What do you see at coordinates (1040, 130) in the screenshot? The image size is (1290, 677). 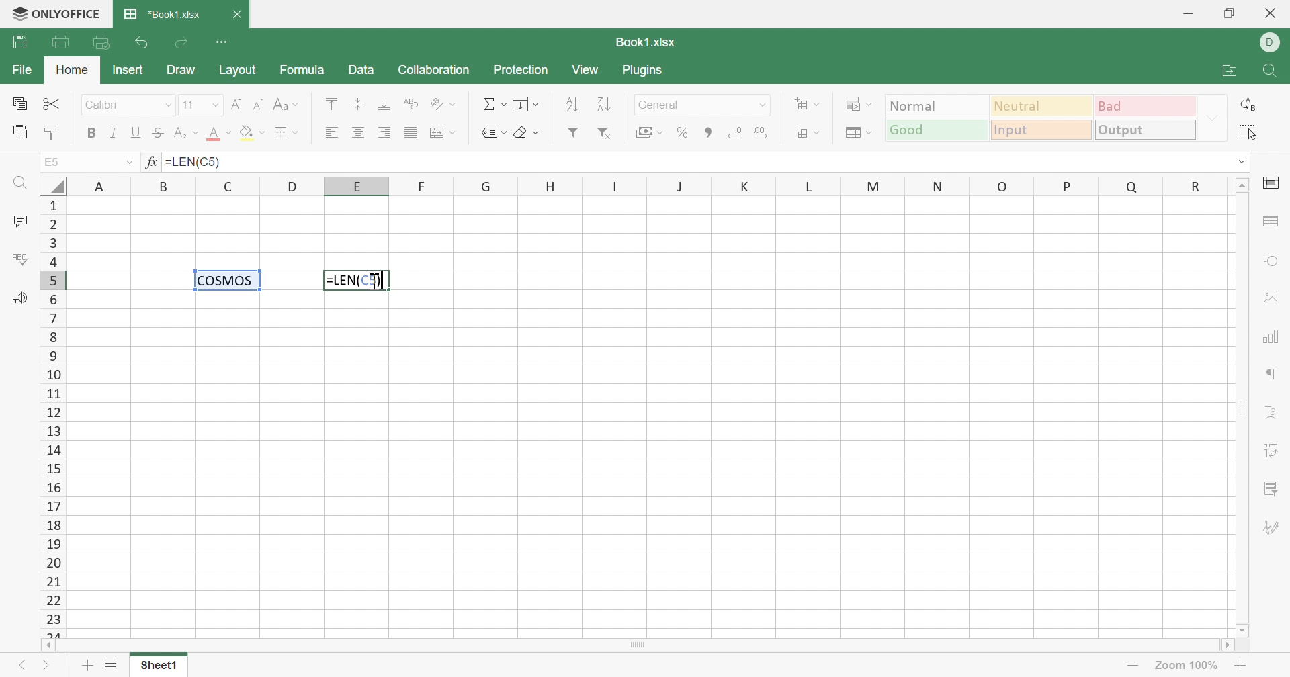 I see `Input` at bounding box center [1040, 130].